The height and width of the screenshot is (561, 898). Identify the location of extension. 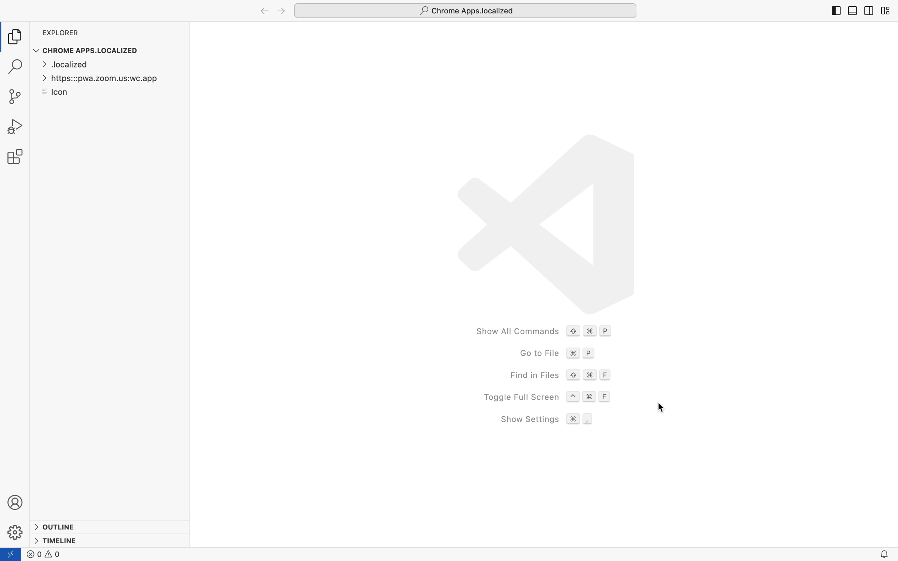
(17, 156).